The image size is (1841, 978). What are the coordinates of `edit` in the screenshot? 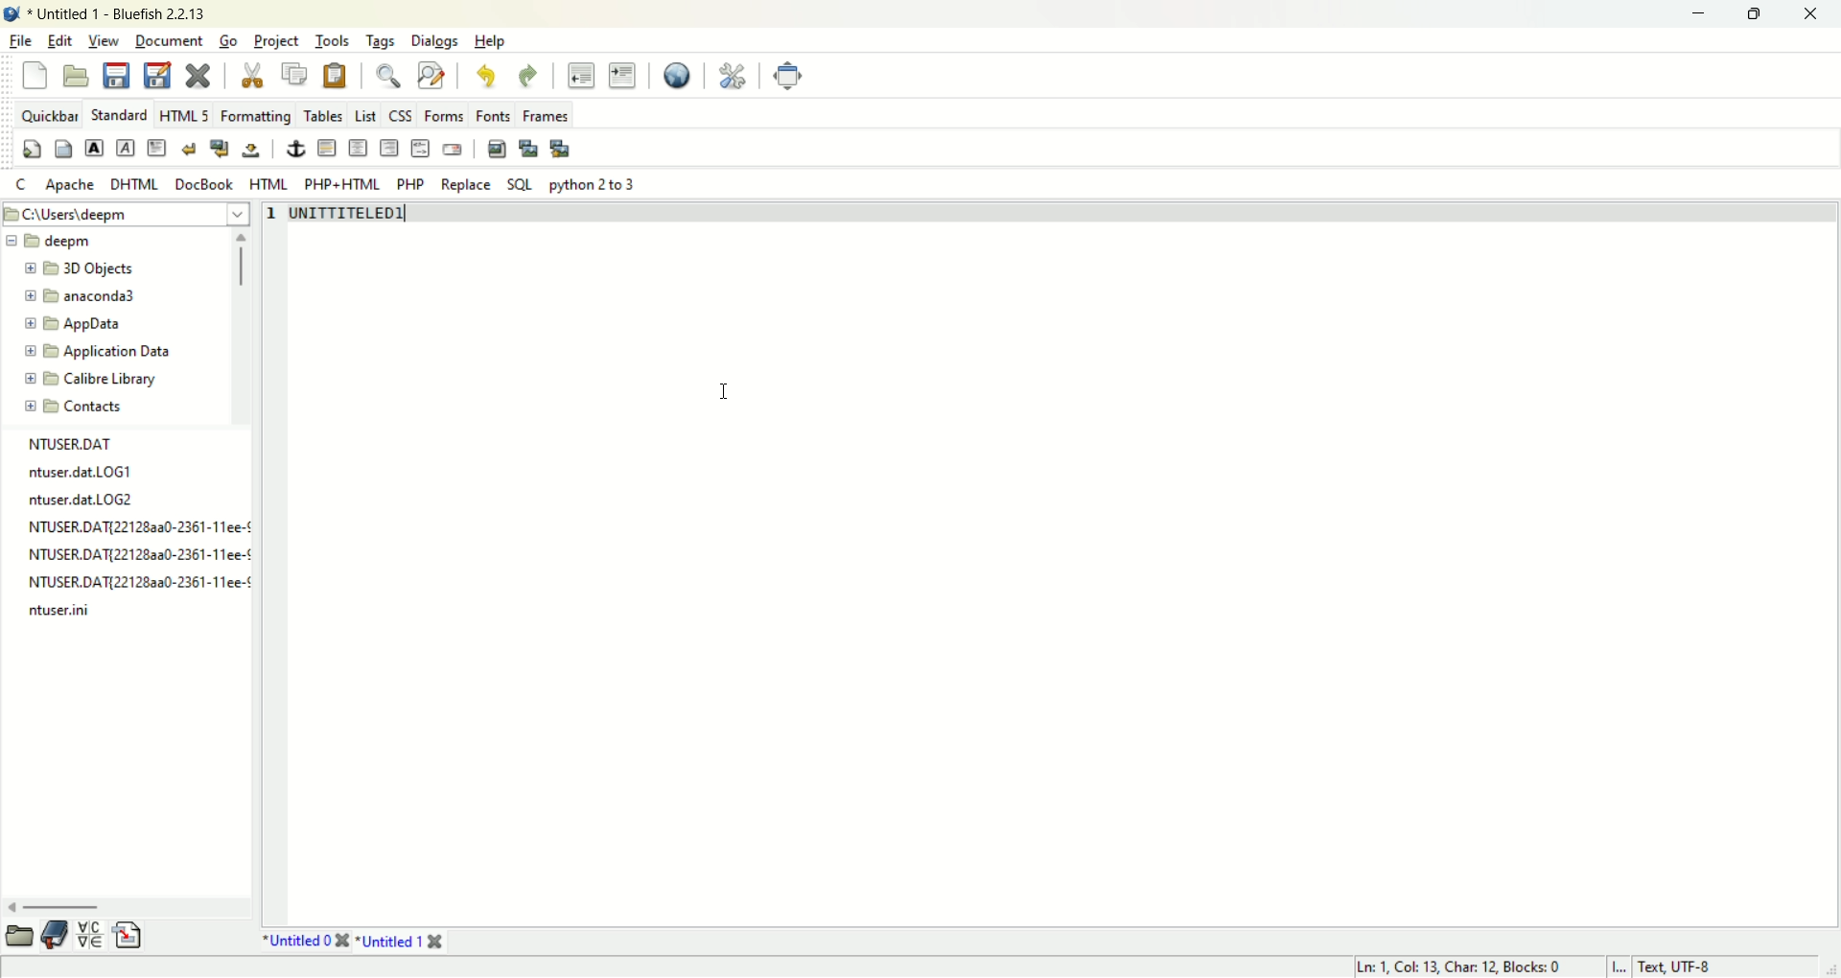 It's located at (58, 40).